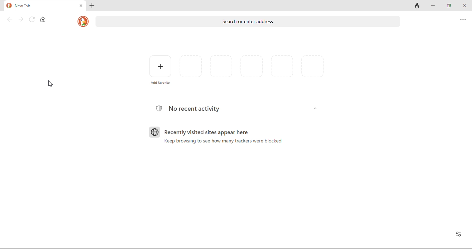 The image size is (472, 249). I want to click on browser logo, so click(154, 132).